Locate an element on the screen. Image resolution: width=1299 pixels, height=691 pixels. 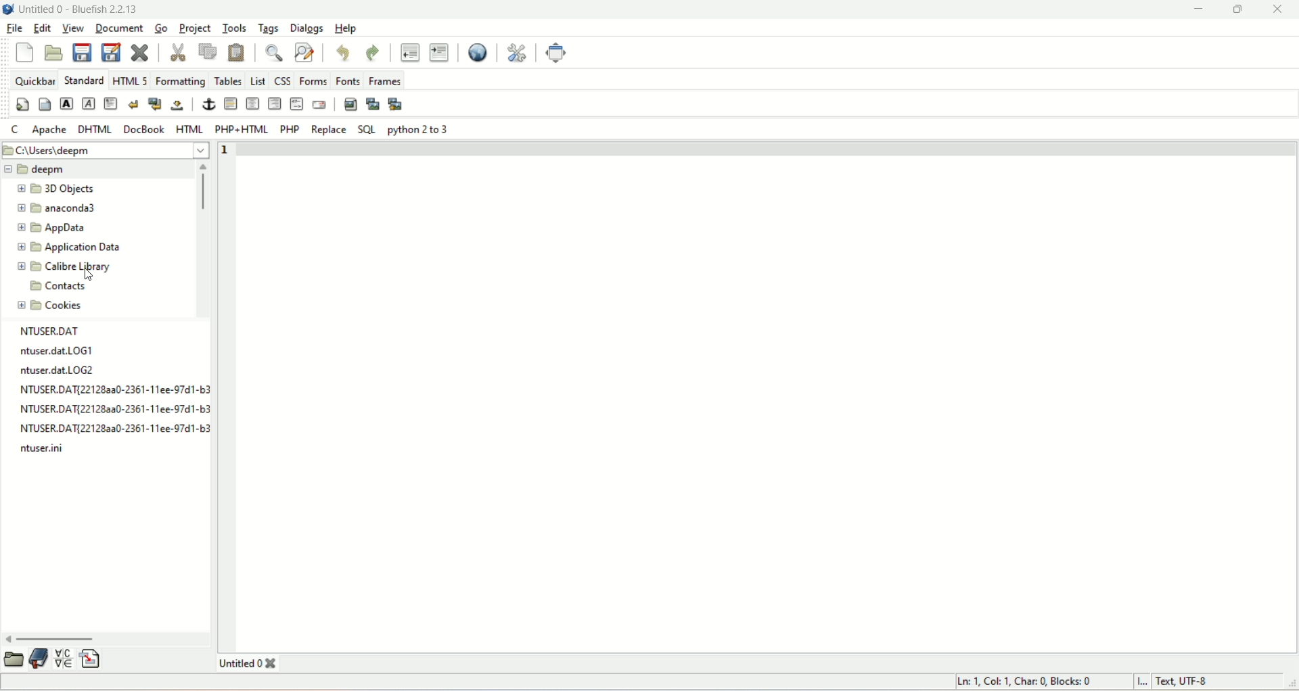
indent is located at coordinates (438, 51).